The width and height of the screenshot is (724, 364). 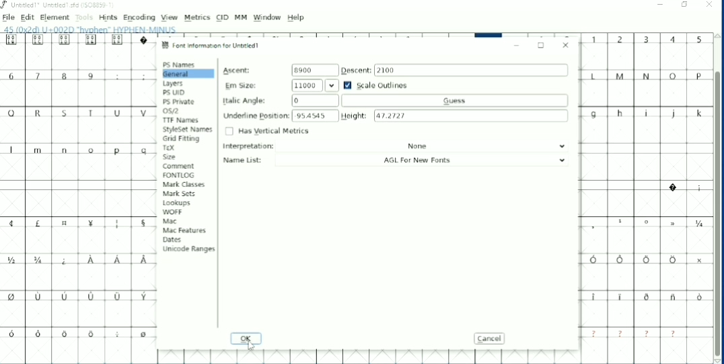 What do you see at coordinates (686, 5) in the screenshot?
I see `Restore down` at bounding box center [686, 5].